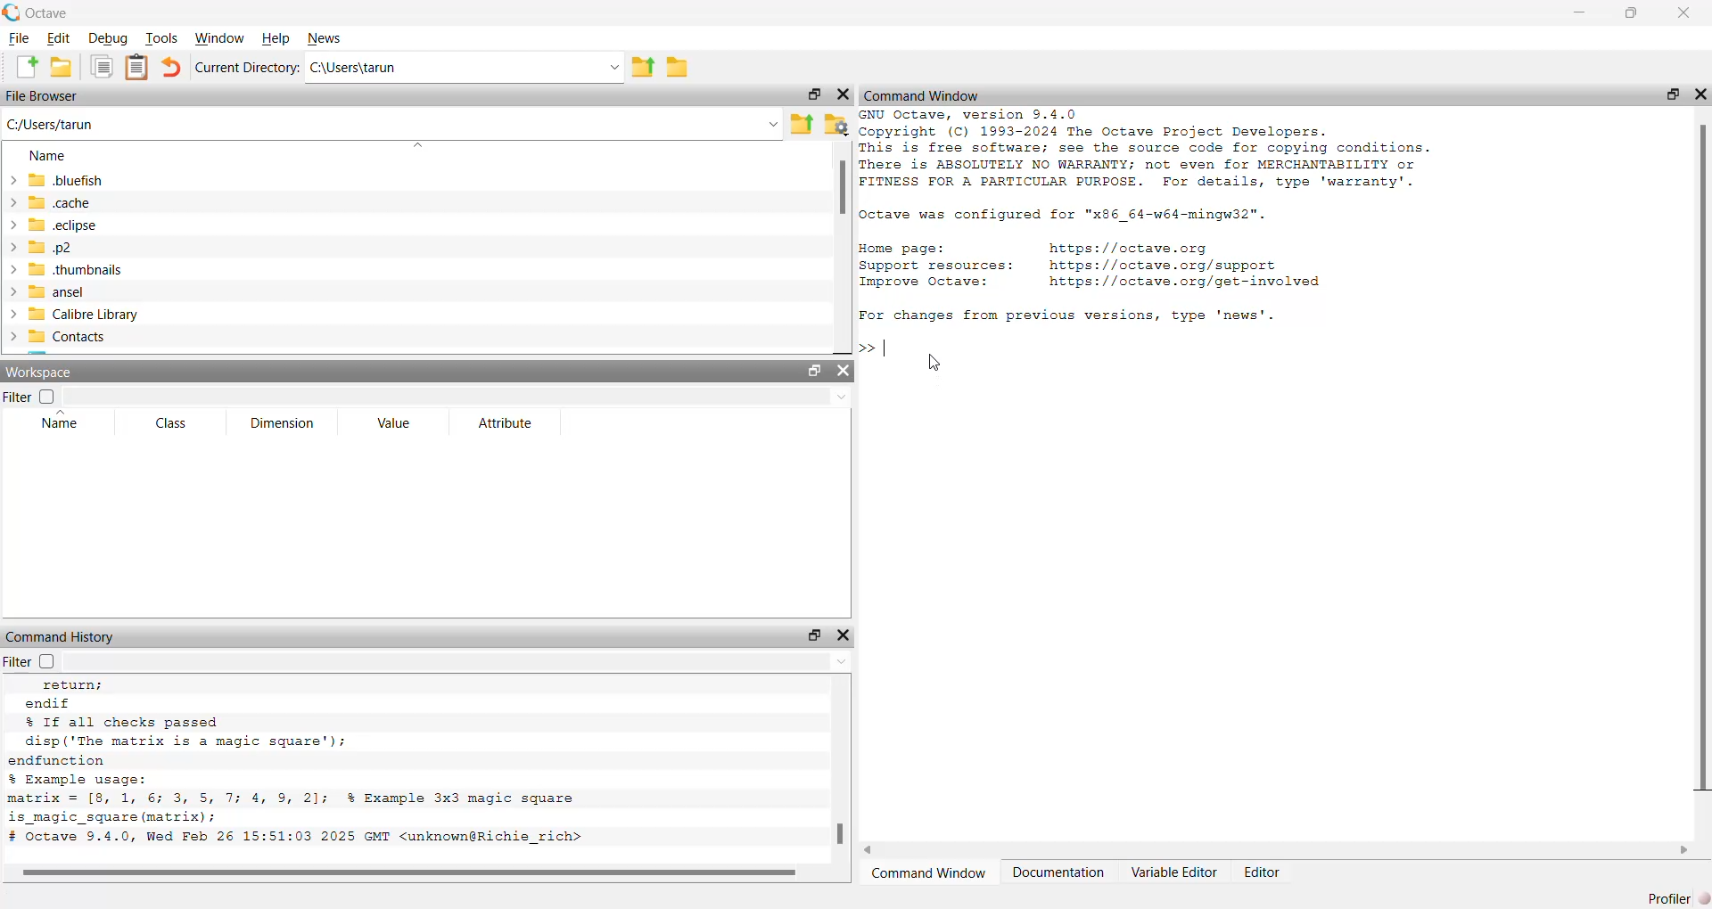  Describe the element at coordinates (306, 764) in the screenshot. I see `return;

endif

% If all checks passed

disp ('The matrix is a magic square’);
endfunction
% Example usage:
matrix = [8, 1, 6; 3, 5, 7; 4, 9, 2]; % Example 3x3 magic square
is_magic_square (matrix);
# Octave 9.4.0, Wed Feb 26 15:51:03 2025 GMT <unknown@Richie_rich>` at that location.